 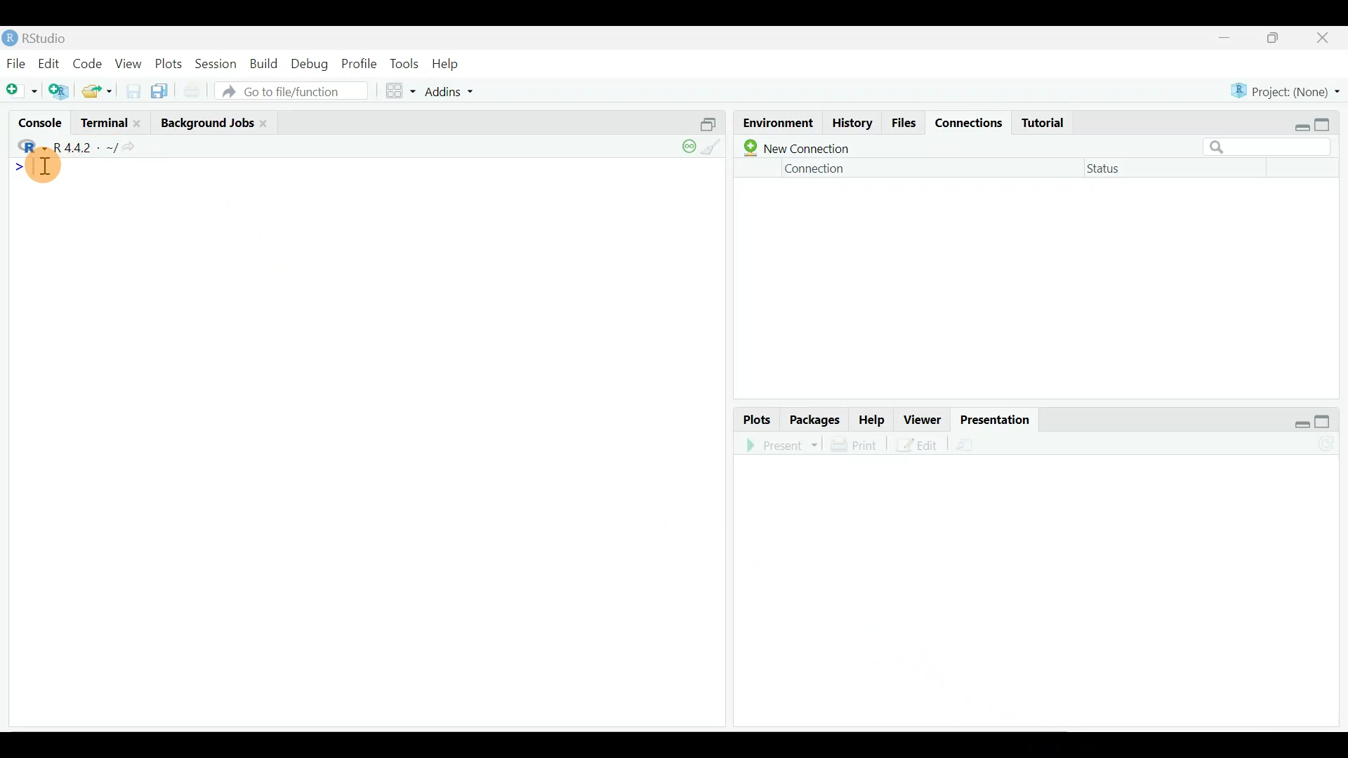 What do you see at coordinates (755, 418) in the screenshot?
I see `Plots` at bounding box center [755, 418].